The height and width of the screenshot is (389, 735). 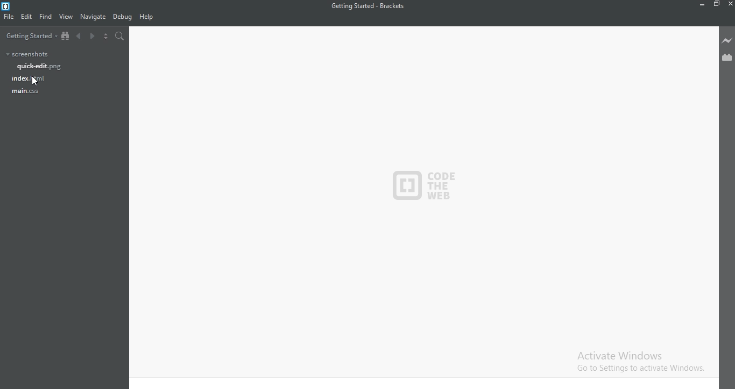 What do you see at coordinates (146, 17) in the screenshot?
I see `help` at bounding box center [146, 17].